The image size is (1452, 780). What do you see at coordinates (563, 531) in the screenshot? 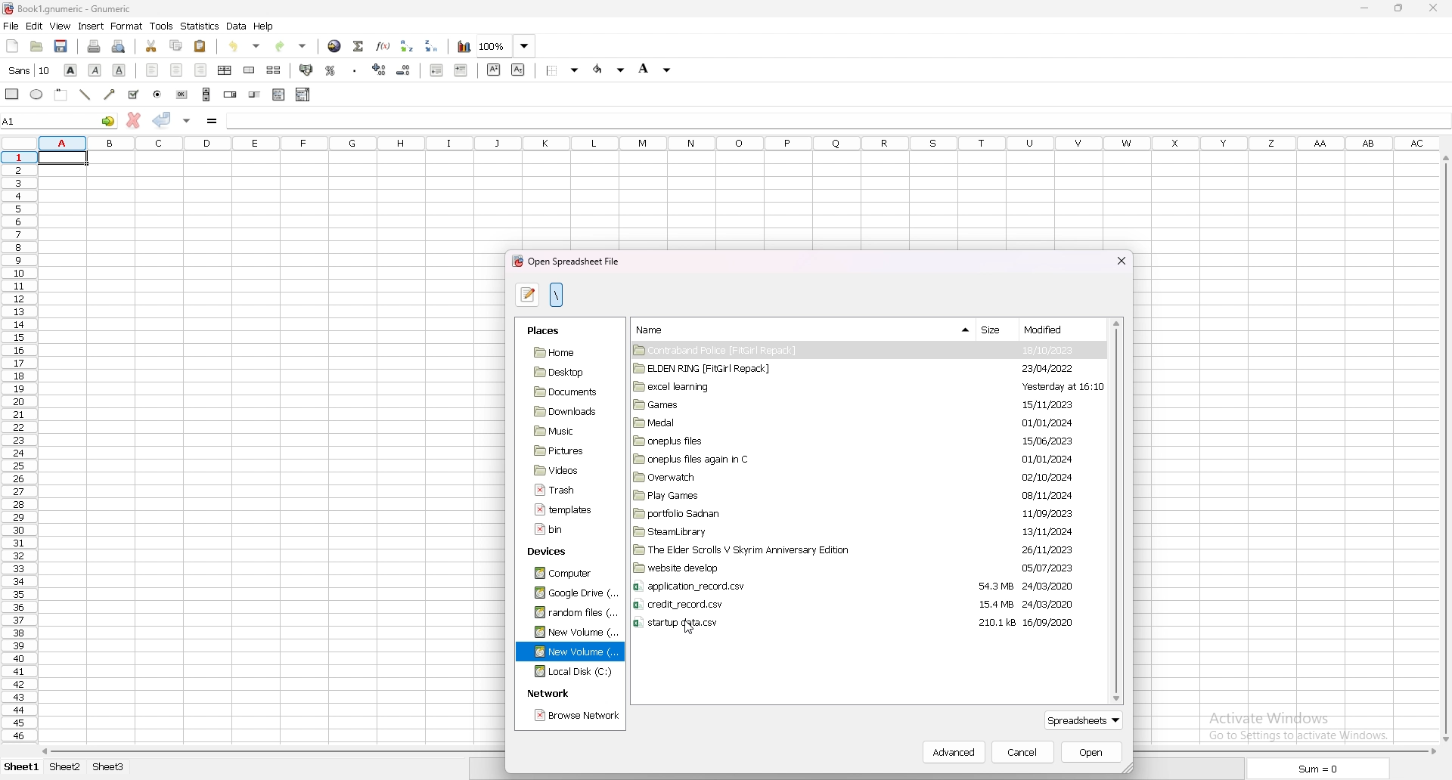
I see `file` at bounding box center [563, 531].